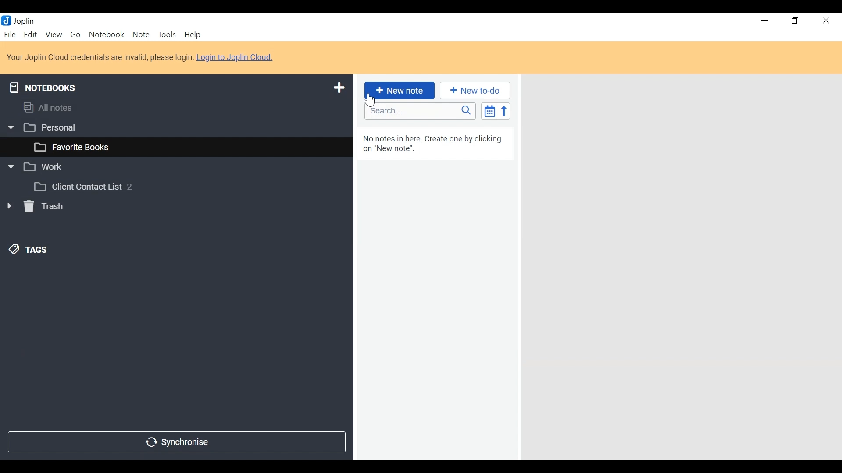 Image resolution: width=842 pixels, height=473 pixels. What do you see at coordinates (30, 249) in the screenshot?
I see `Tags` at bounding box center [30, 249].